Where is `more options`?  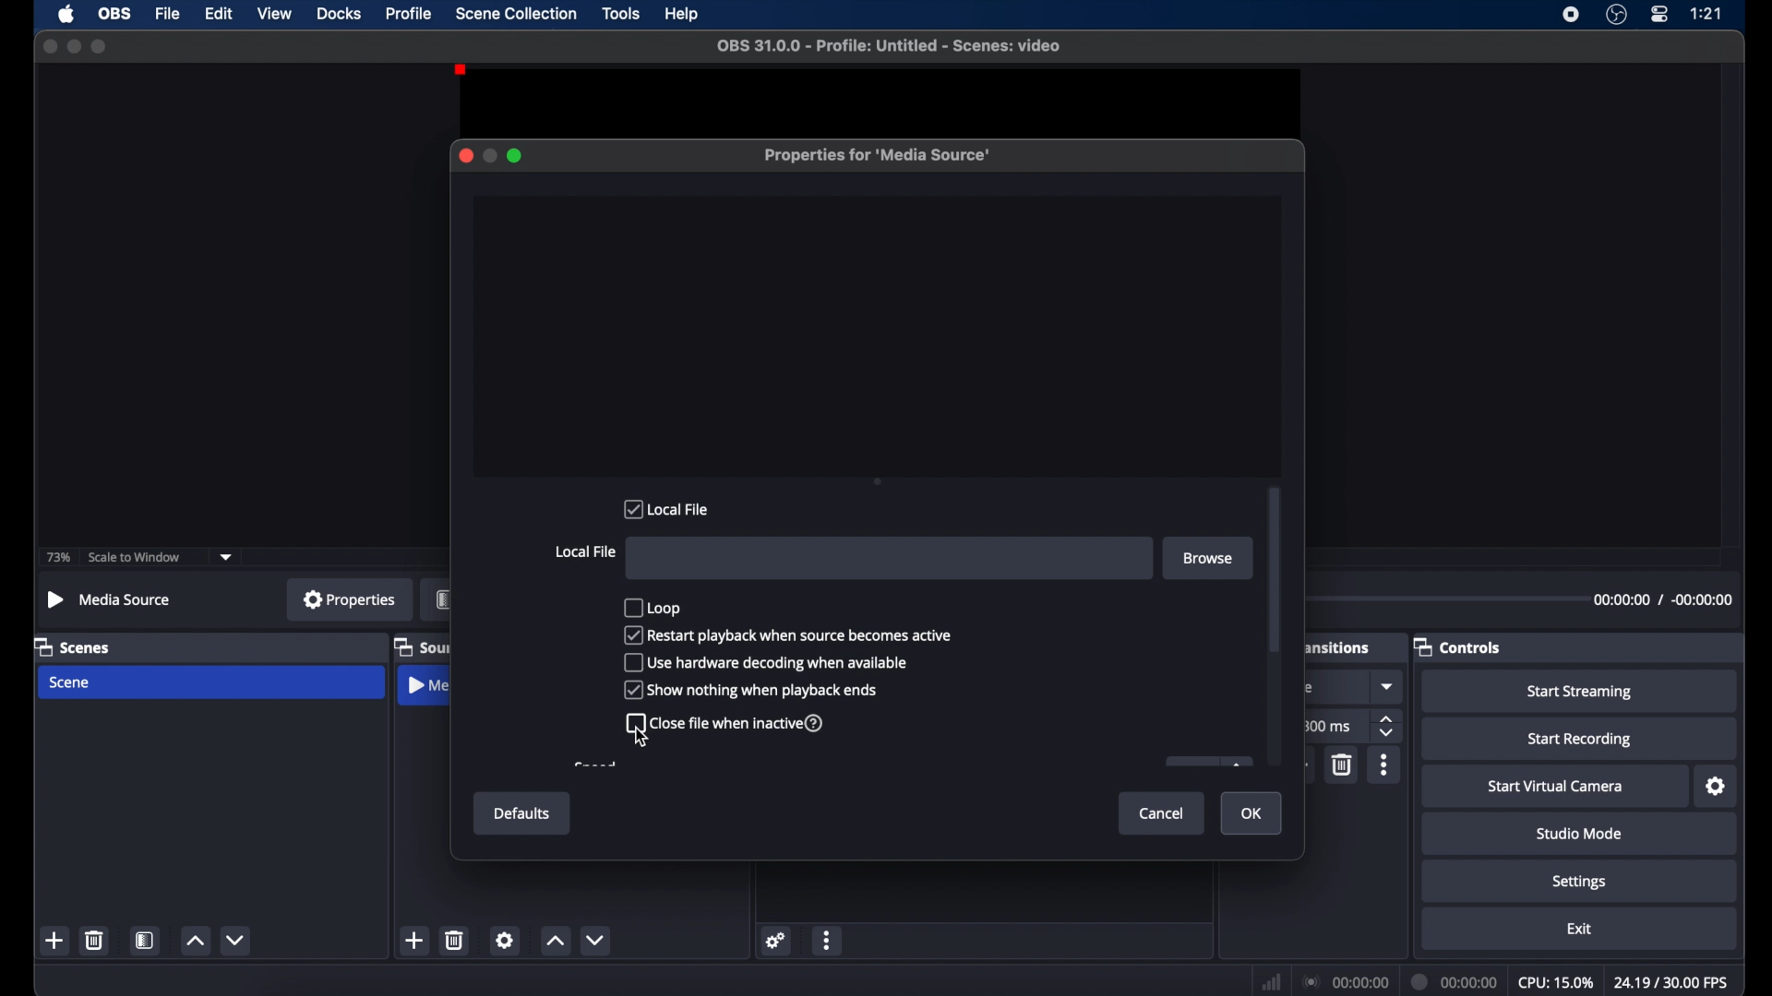
more options is located at coordinates (1385, 765).